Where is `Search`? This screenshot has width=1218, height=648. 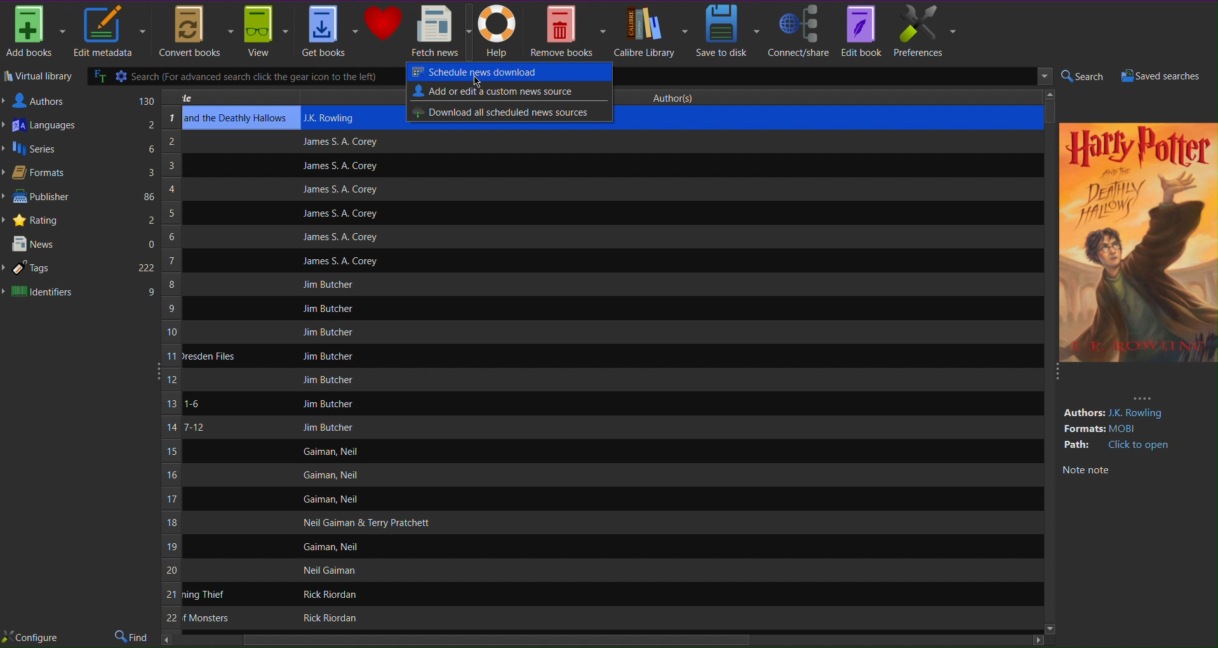
Search is located at coordinates (1081, 77).